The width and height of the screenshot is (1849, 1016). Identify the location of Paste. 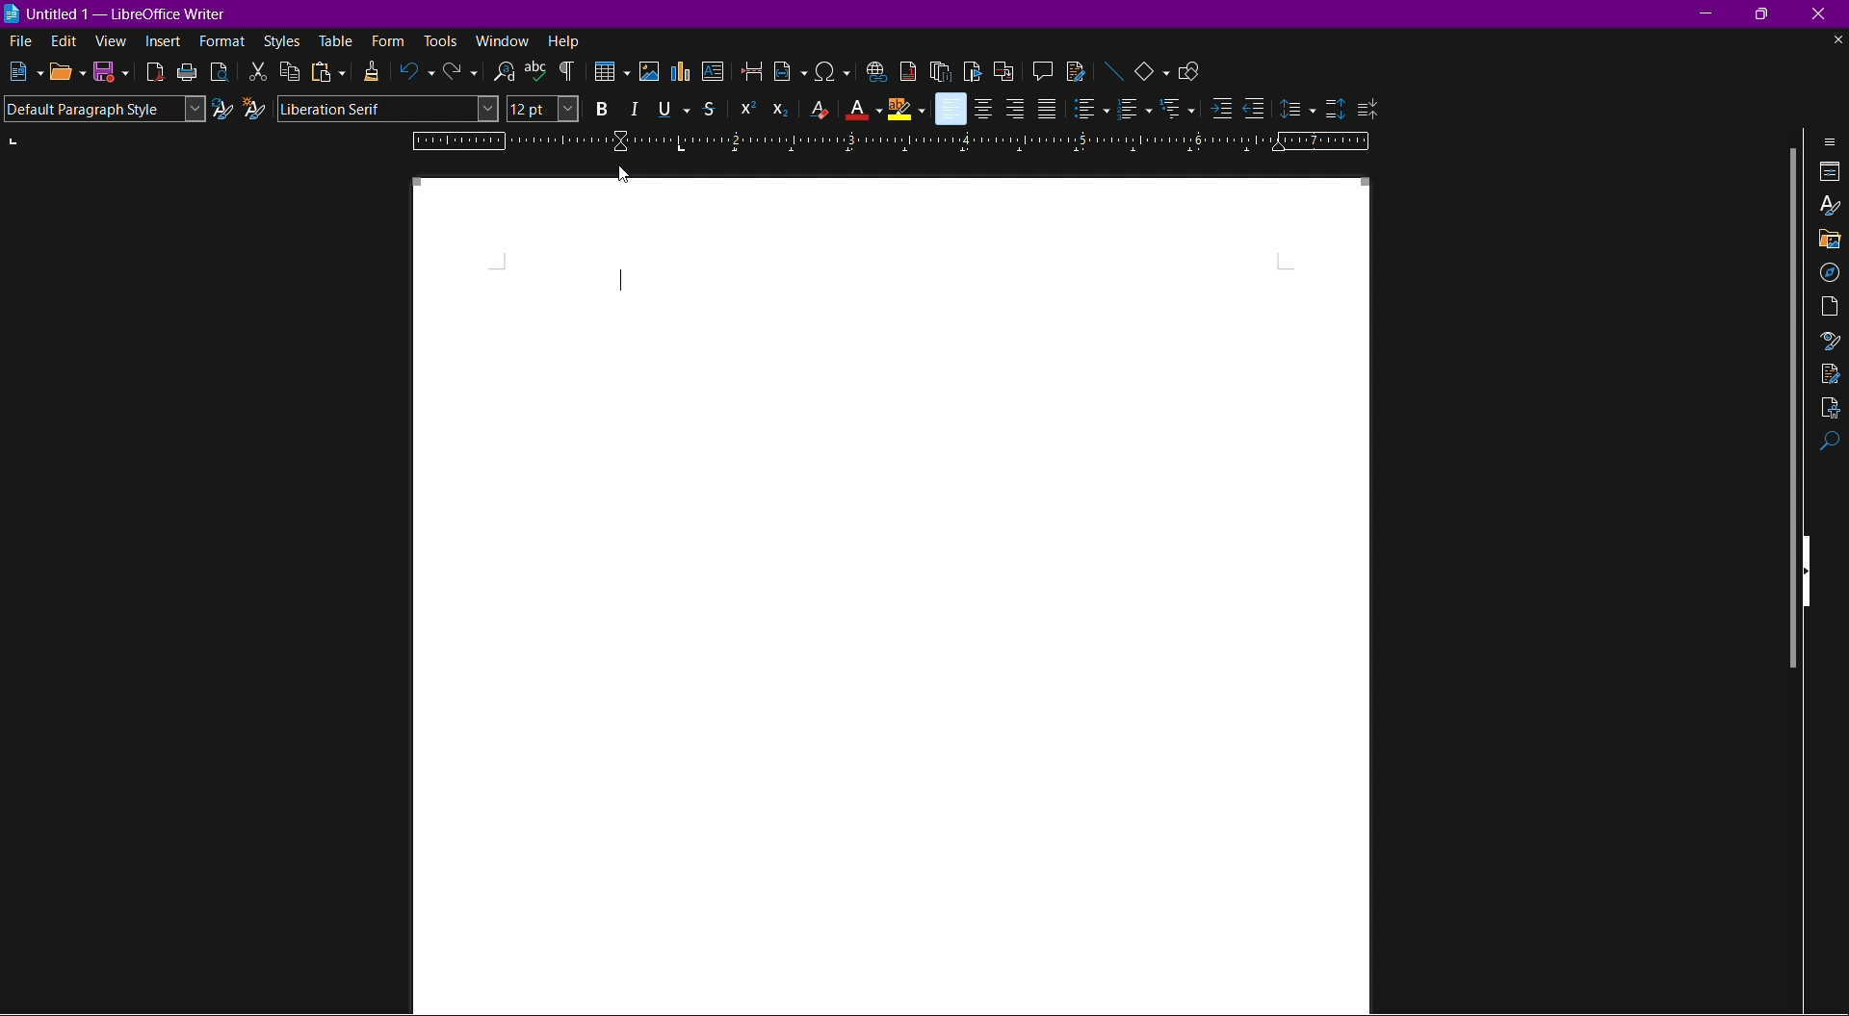
(326, 72).